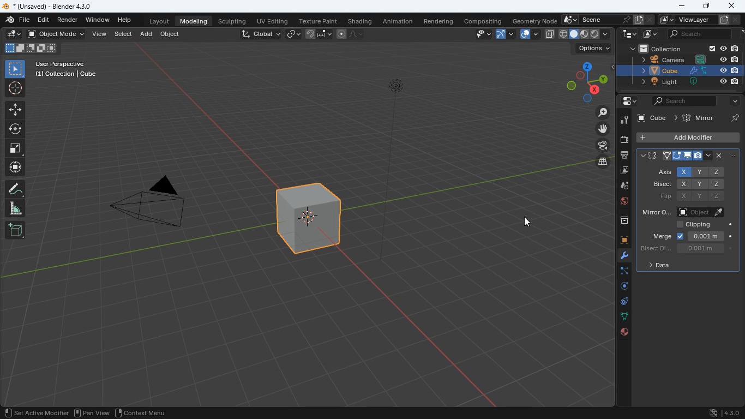 The image size is (745, 419). What do you see at coordinates (5, 7) in the screenshot?
I see `blender` at bounding box center [5, 7].